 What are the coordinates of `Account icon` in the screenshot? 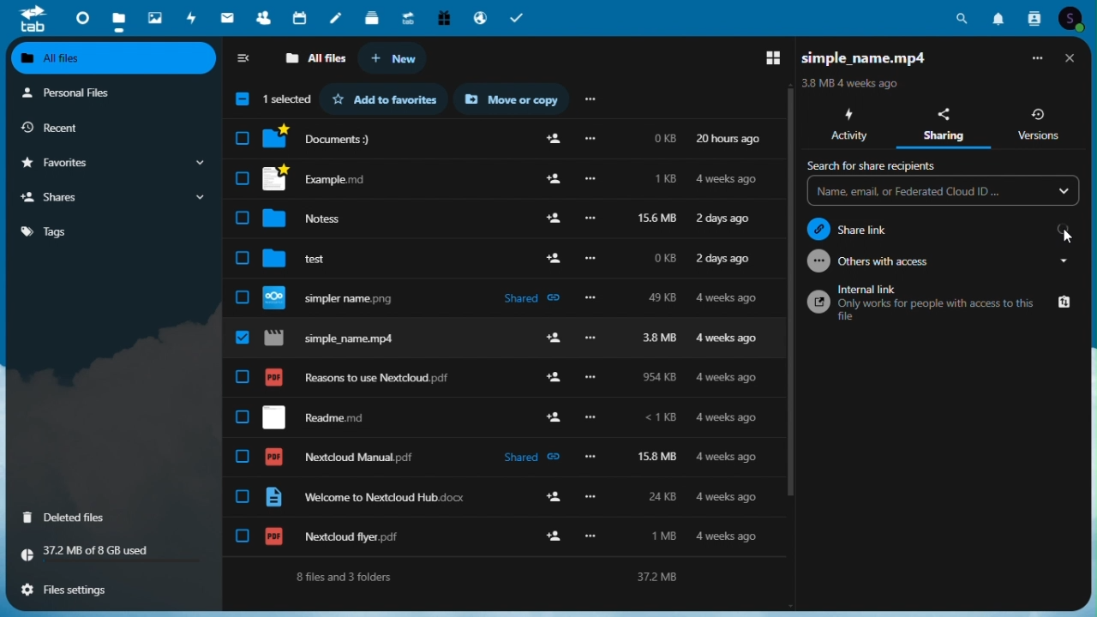 It's located at (1074, 19).